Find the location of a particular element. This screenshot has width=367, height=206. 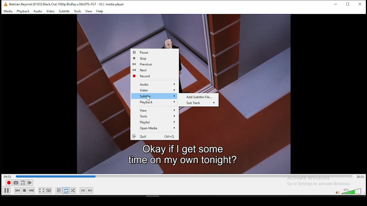

View  is located at coordinates (156, 110).